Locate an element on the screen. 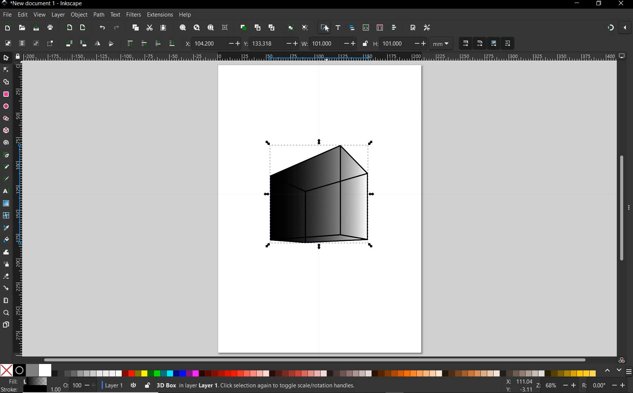 The width and height of the screenshot is (633, 393). 68 is located at coordinates (552, 385).